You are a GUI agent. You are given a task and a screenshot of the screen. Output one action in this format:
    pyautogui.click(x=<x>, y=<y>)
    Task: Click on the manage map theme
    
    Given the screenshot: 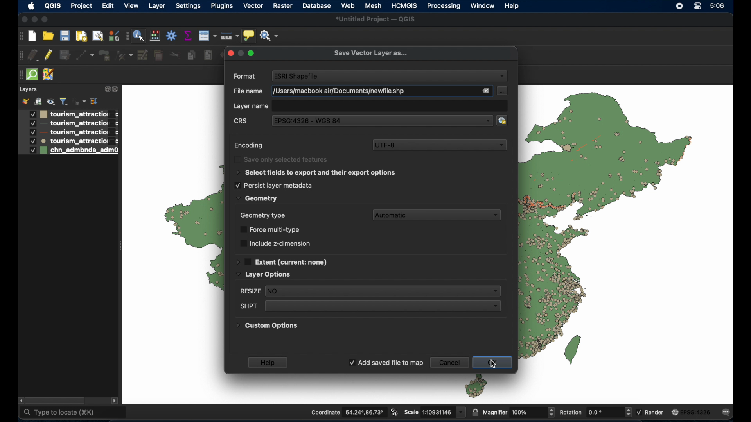 What is the action you would take?
    pyautogui.click(x=50, y=102)
    